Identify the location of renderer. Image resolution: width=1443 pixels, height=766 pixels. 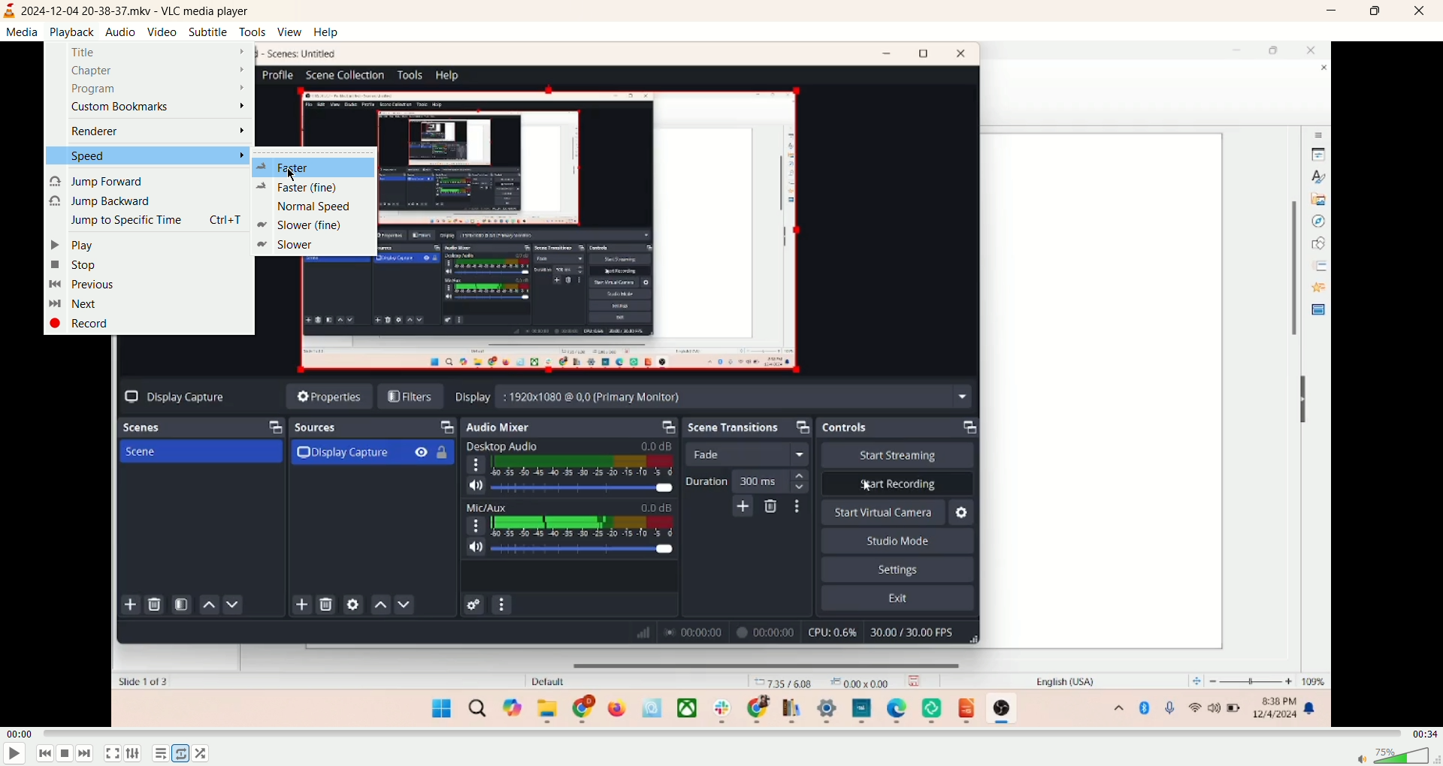
(159, 133).